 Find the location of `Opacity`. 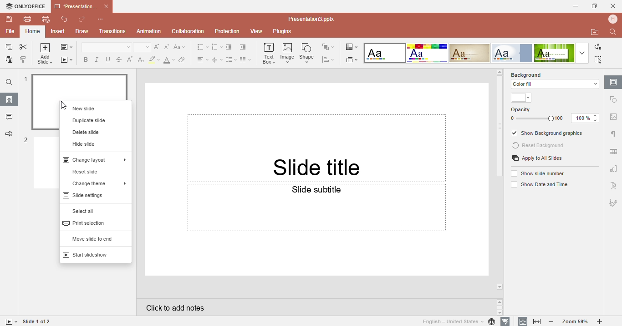

Opacity is located at coordinates (556, 115).